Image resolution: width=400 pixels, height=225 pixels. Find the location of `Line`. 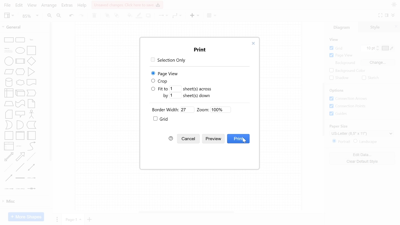

Line is located at coordinates (163, 16).